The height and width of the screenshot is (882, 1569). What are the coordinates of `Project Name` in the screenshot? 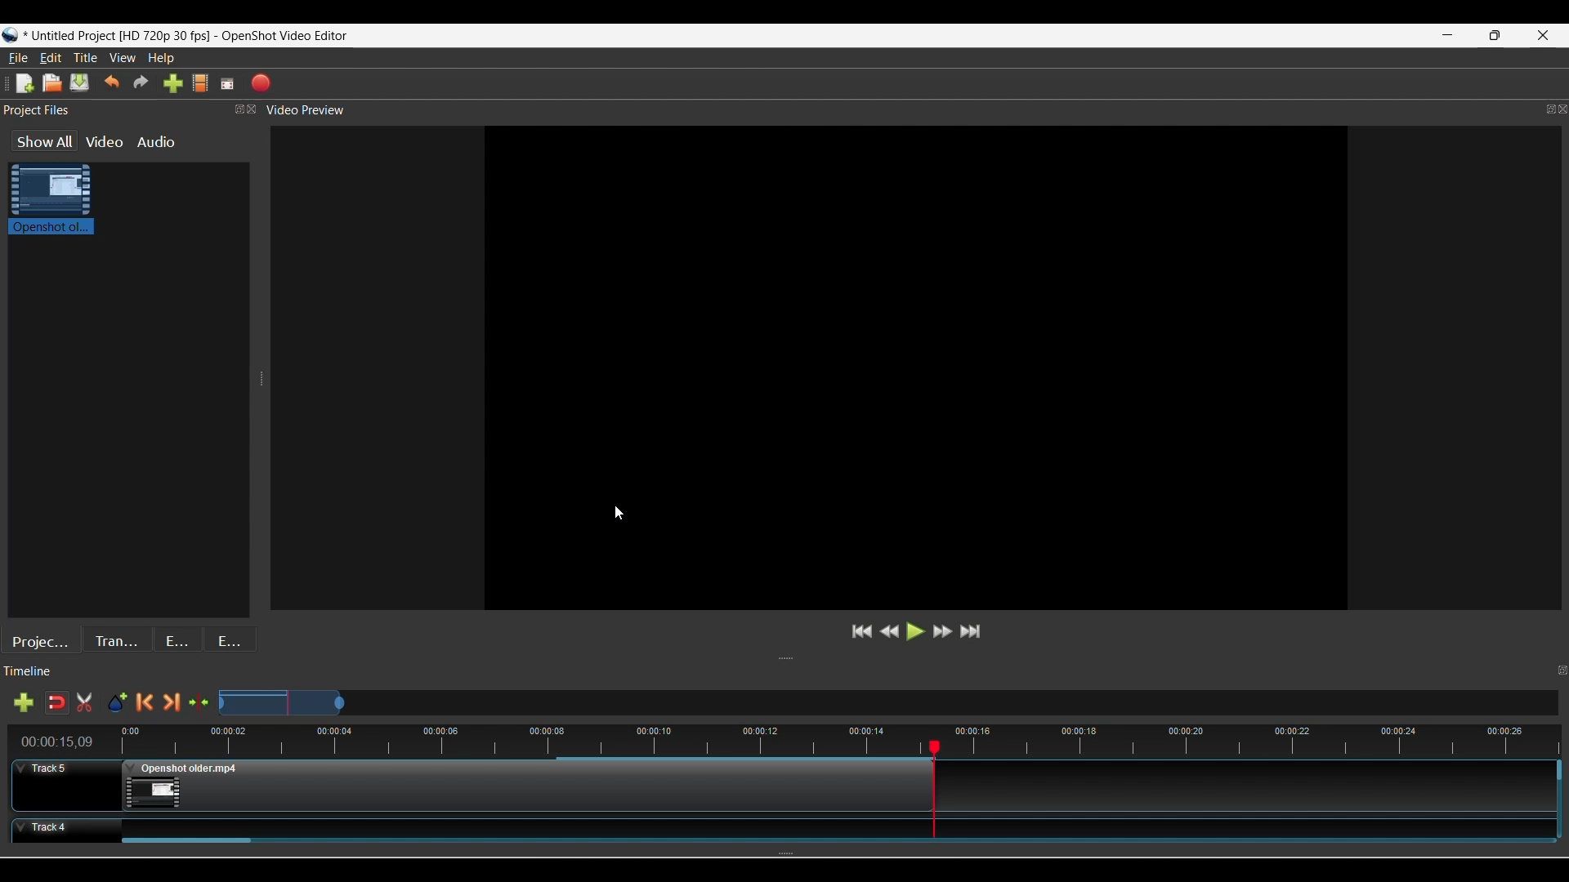 It's located at (107, 37).